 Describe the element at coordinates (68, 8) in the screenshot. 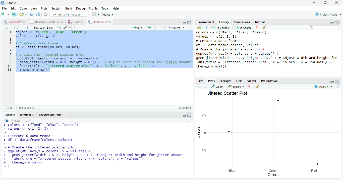

I see `Build` at that location.